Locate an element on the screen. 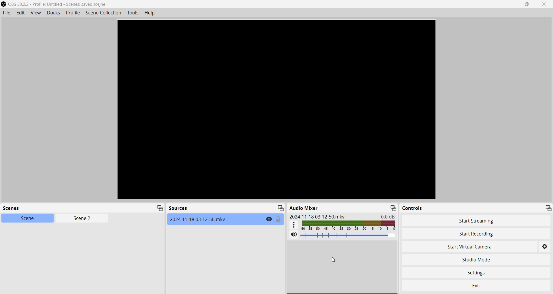  Expand is located at coordinates (548, 208).